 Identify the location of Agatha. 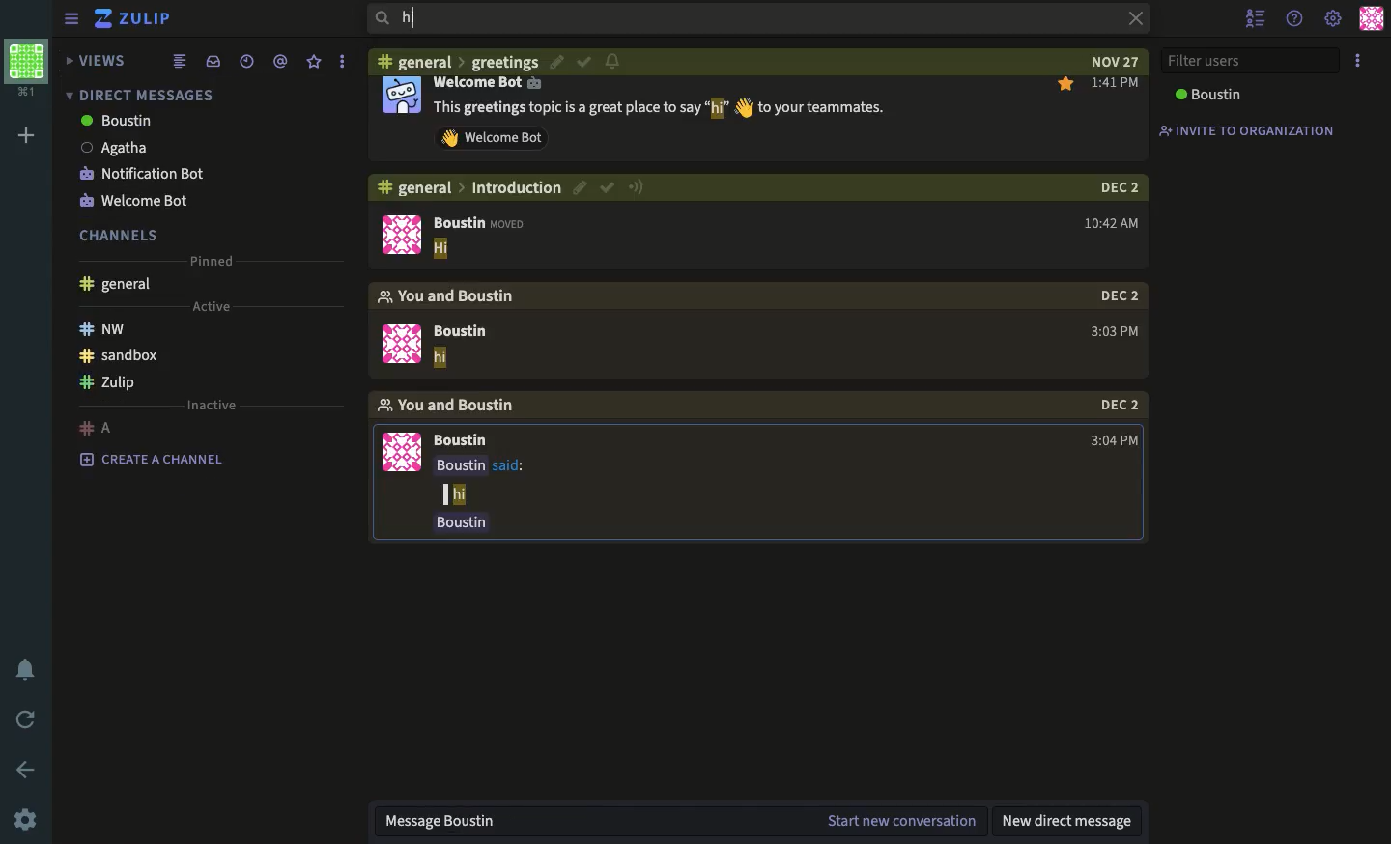
(118, 149).